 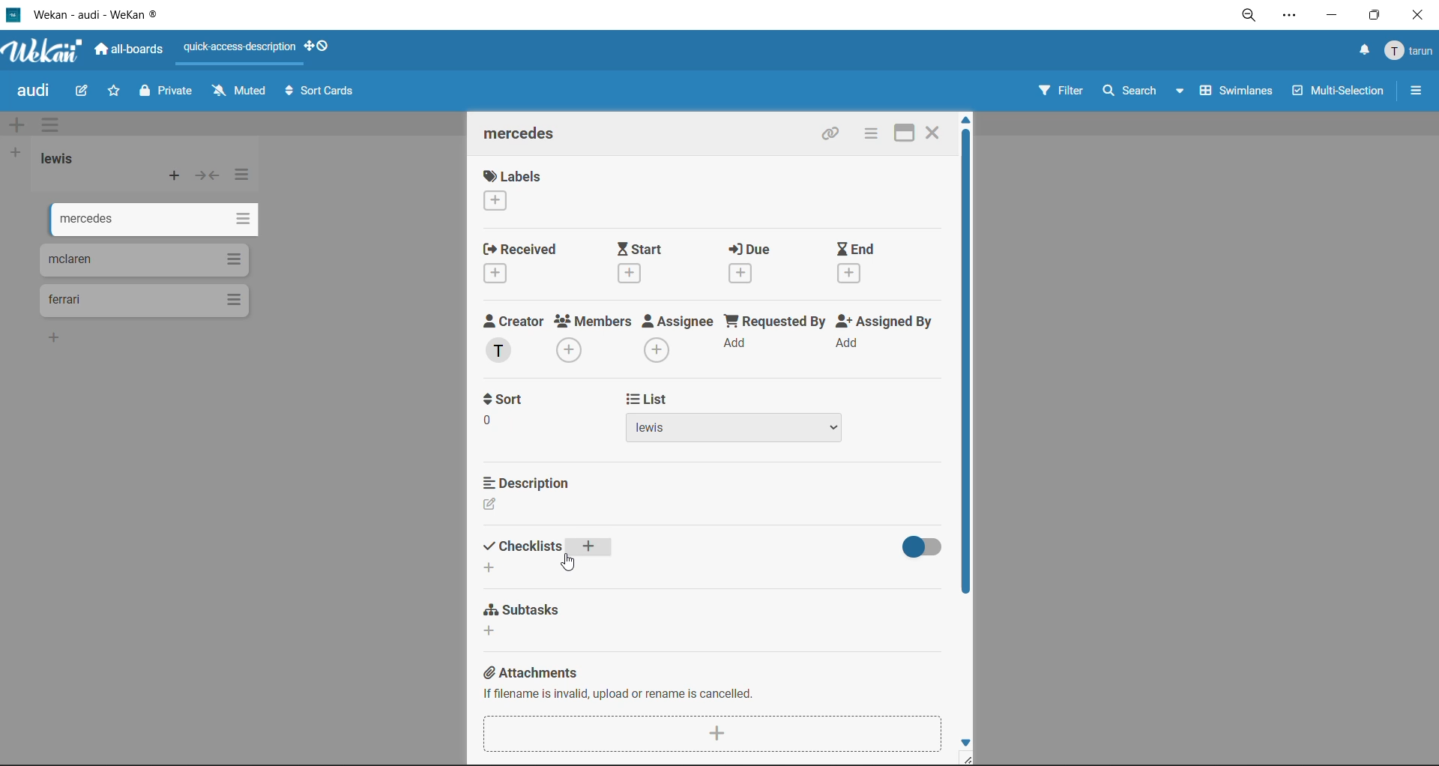 What do you see at coordinates (513, 339) in the screenshot?
I see `creator` at bounding box center [513, 339].